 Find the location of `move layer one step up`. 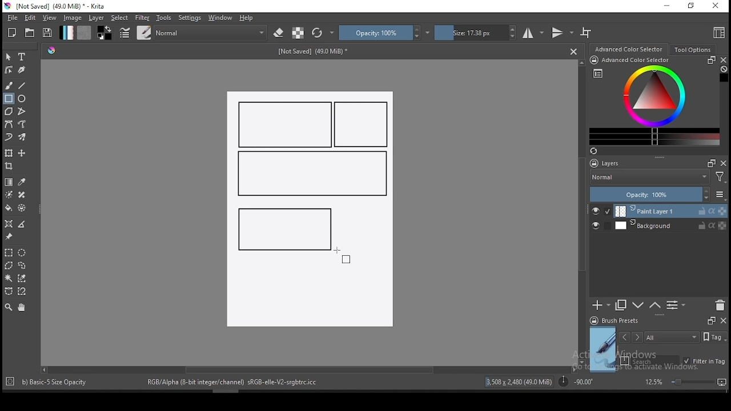

move layer one step up is located at coordinates (638, 307).